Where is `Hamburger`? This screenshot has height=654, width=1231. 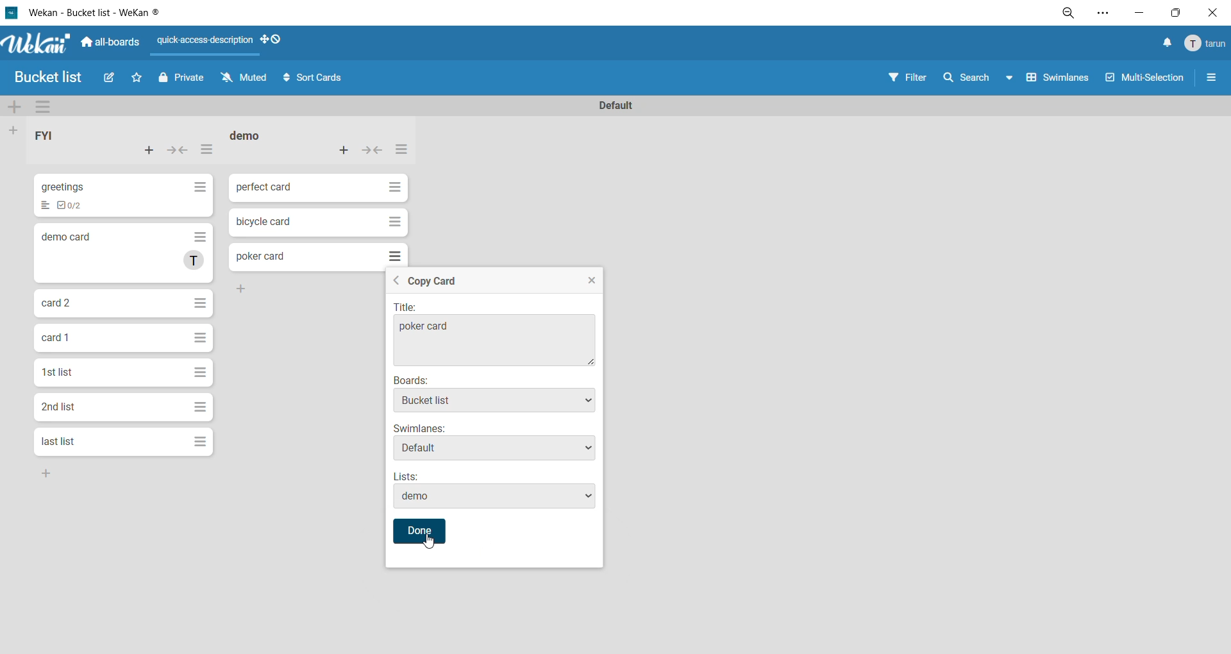
Hamburger is located at coordinates (198, 302).